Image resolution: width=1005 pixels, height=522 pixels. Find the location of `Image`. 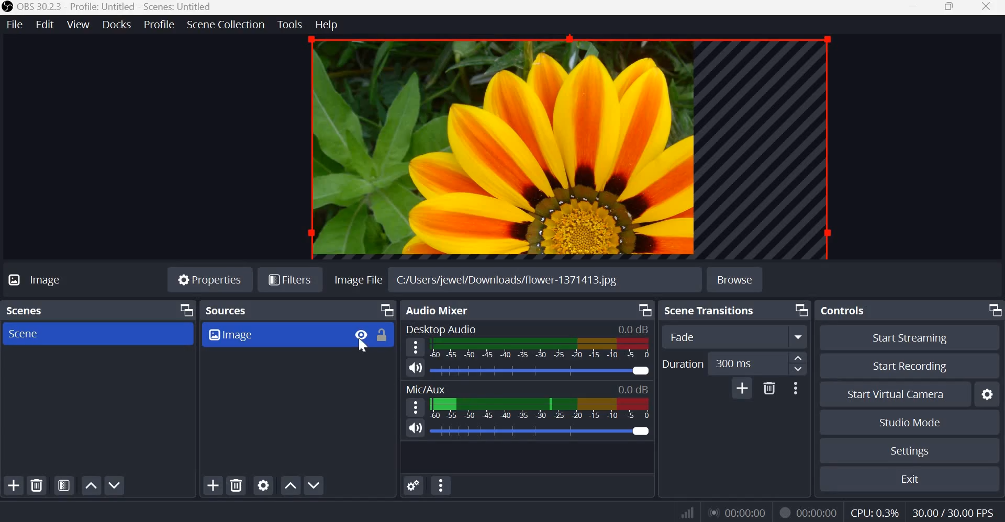

Image is located at coordinates (35, 280).